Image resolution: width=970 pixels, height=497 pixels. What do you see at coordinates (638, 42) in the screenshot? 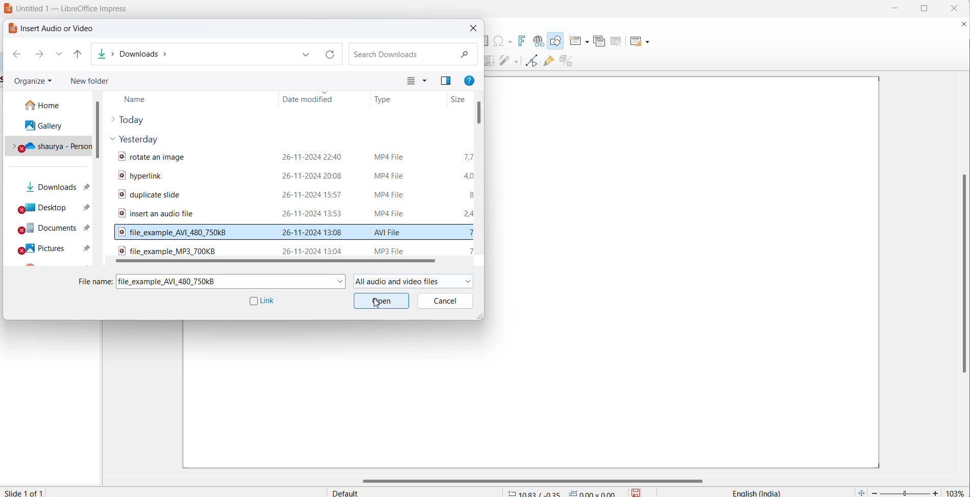
I see `slide layout` at bounding box center [638, 42].